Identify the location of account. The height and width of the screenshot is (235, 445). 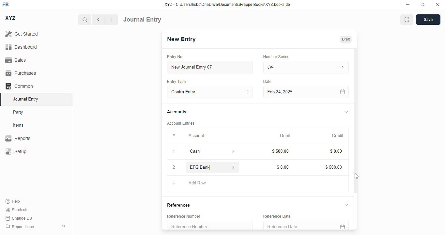
(196, 136).